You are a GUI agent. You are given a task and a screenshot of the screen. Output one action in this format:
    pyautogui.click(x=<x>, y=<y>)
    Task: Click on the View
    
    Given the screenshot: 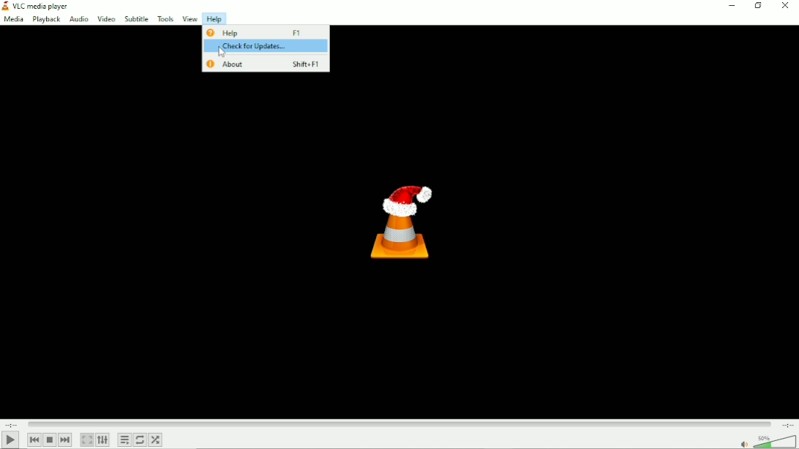 What is the action you would take?
    pyautogui.click(x=190, y=18)
    